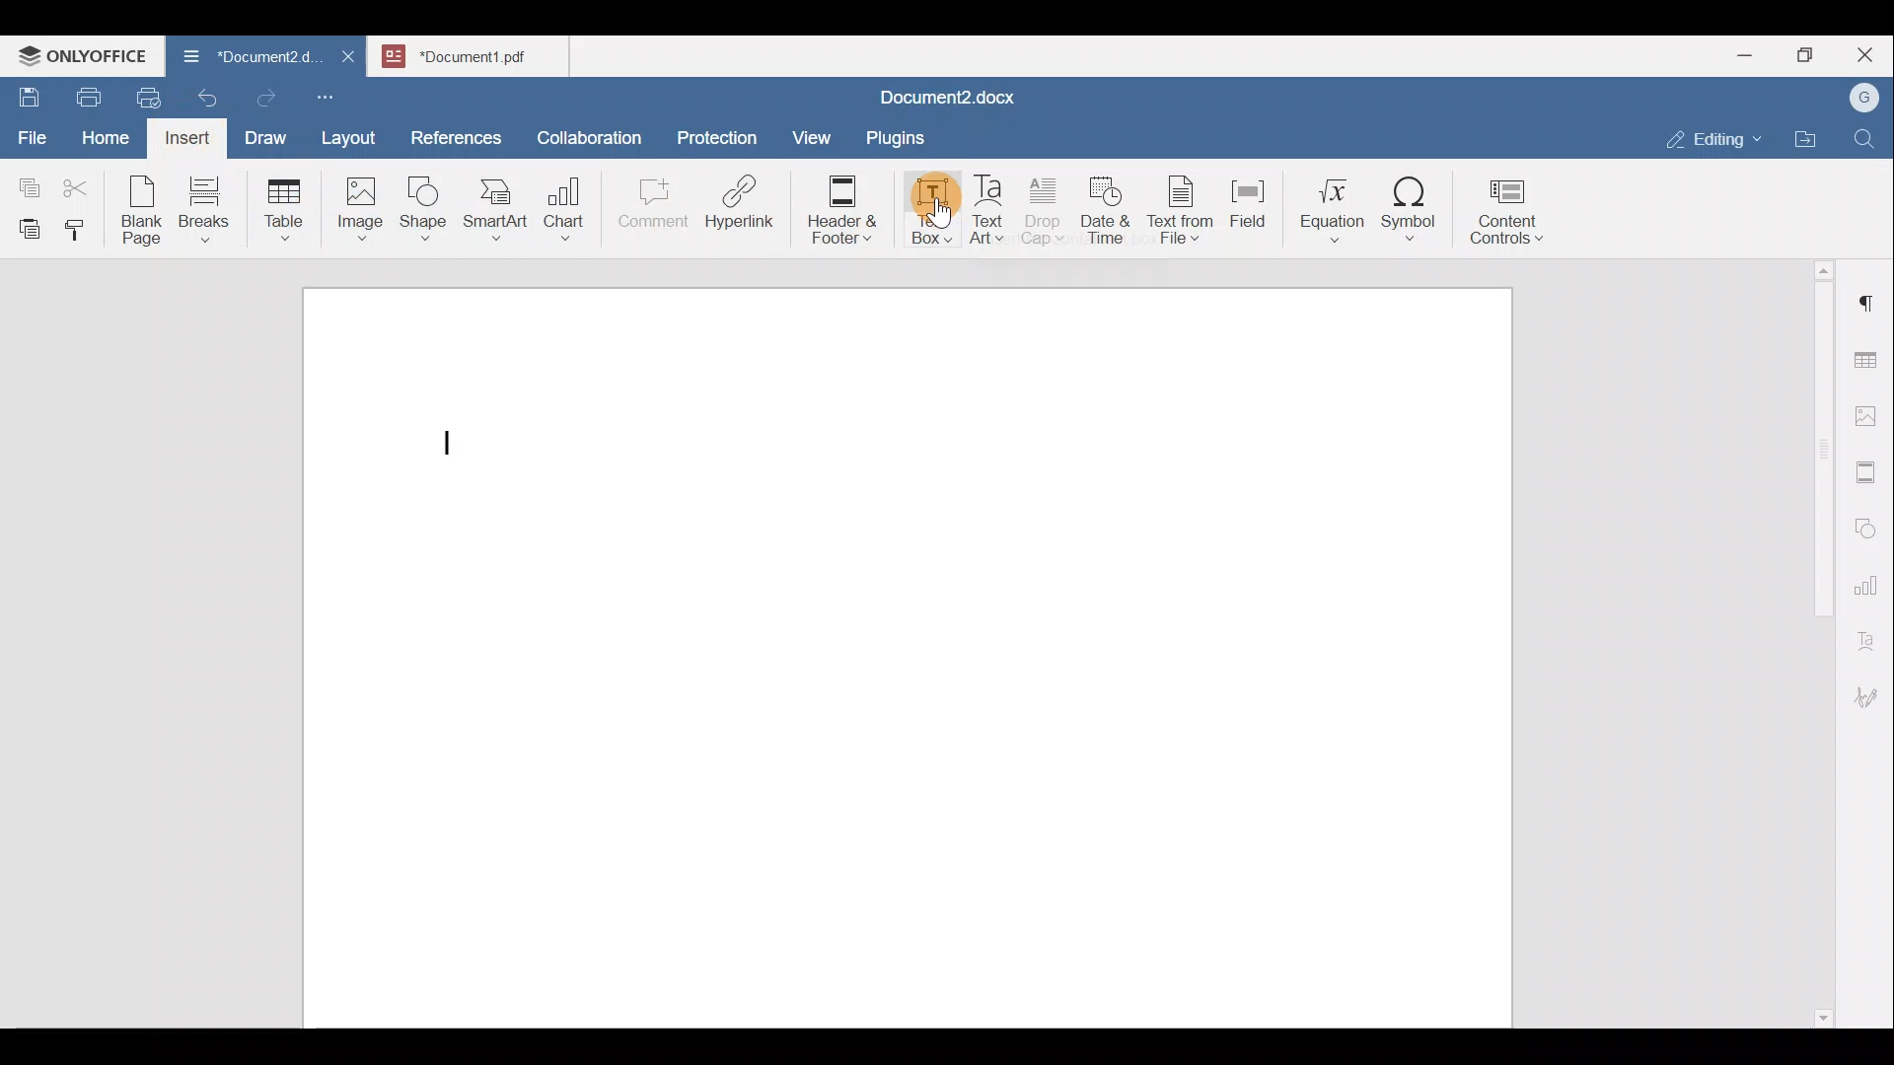  Describe the element at coordinates (285, 205) in the screenshot. I see `Table` at that location.